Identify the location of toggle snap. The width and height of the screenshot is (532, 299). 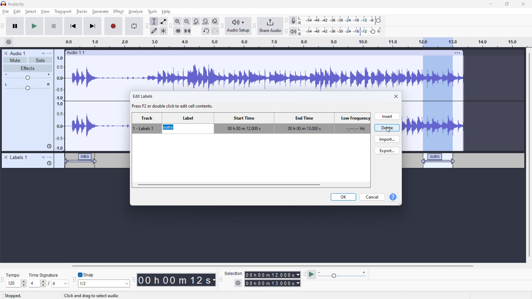
(86, 275).